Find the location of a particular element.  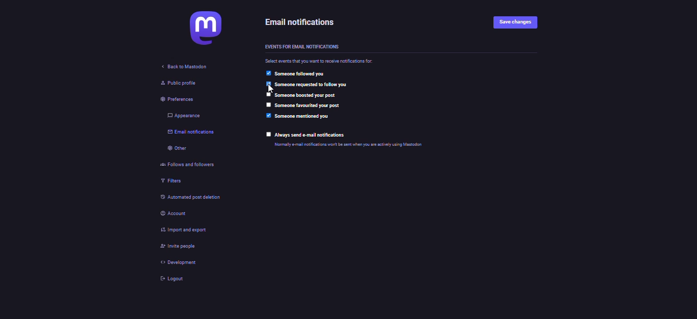

public profile is located at coordinates (172, 83).